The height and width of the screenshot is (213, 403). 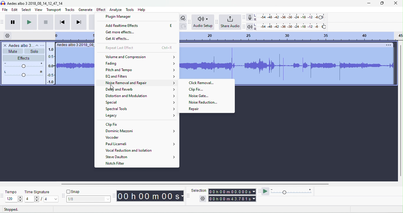 I want to click on view, so click(x=39, y=10).